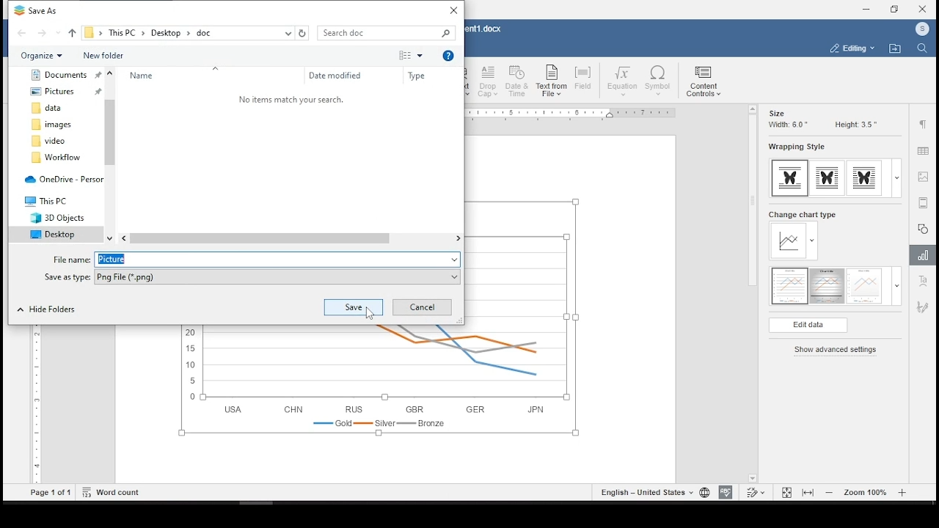 The width and height of the screenshot is (939, 528). What do you see at coordinates (489, 81) in the screenshot?
I see `drop cap` at bounding box center [489, 81].